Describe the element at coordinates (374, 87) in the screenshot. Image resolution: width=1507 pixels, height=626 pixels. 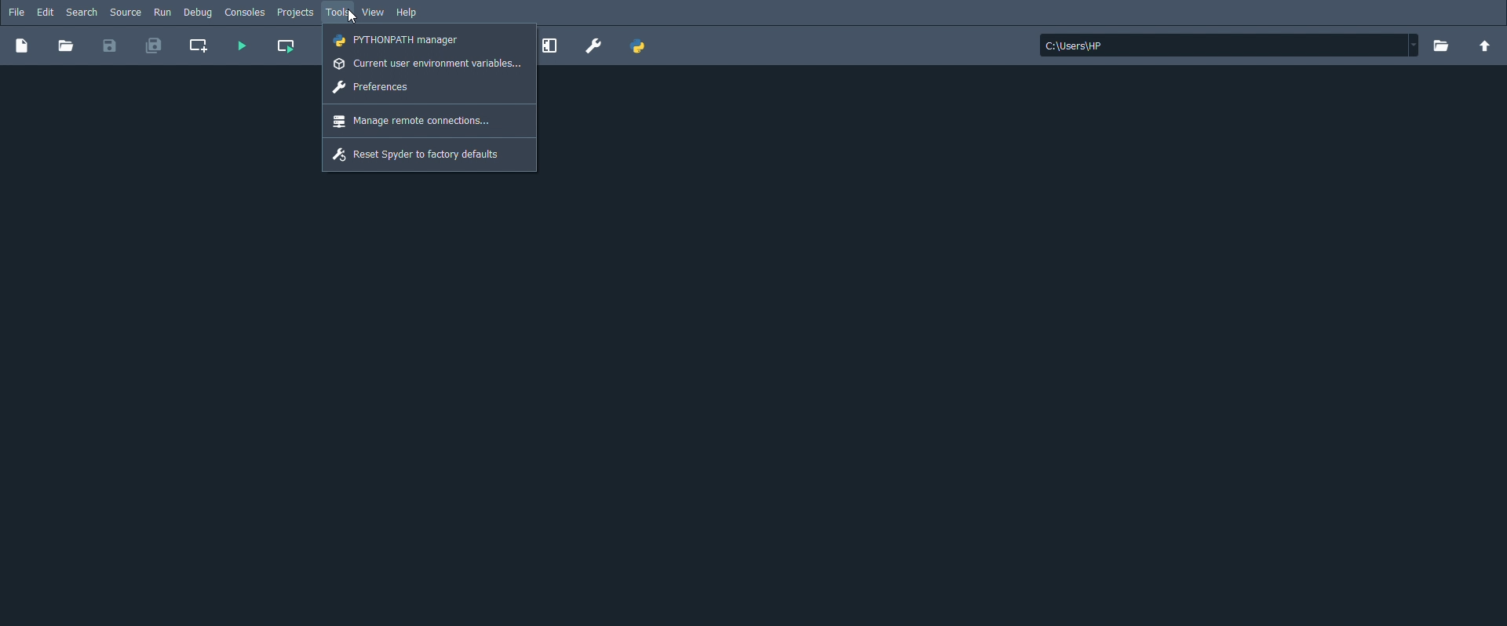
I see `Preferences` at that location.